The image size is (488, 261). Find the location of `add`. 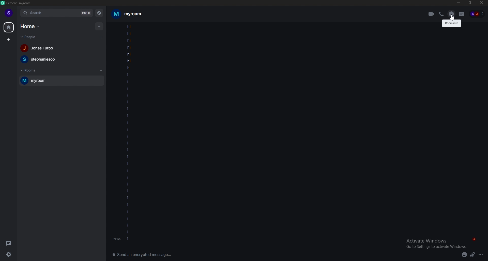

add is located at coordinates (99, 26).